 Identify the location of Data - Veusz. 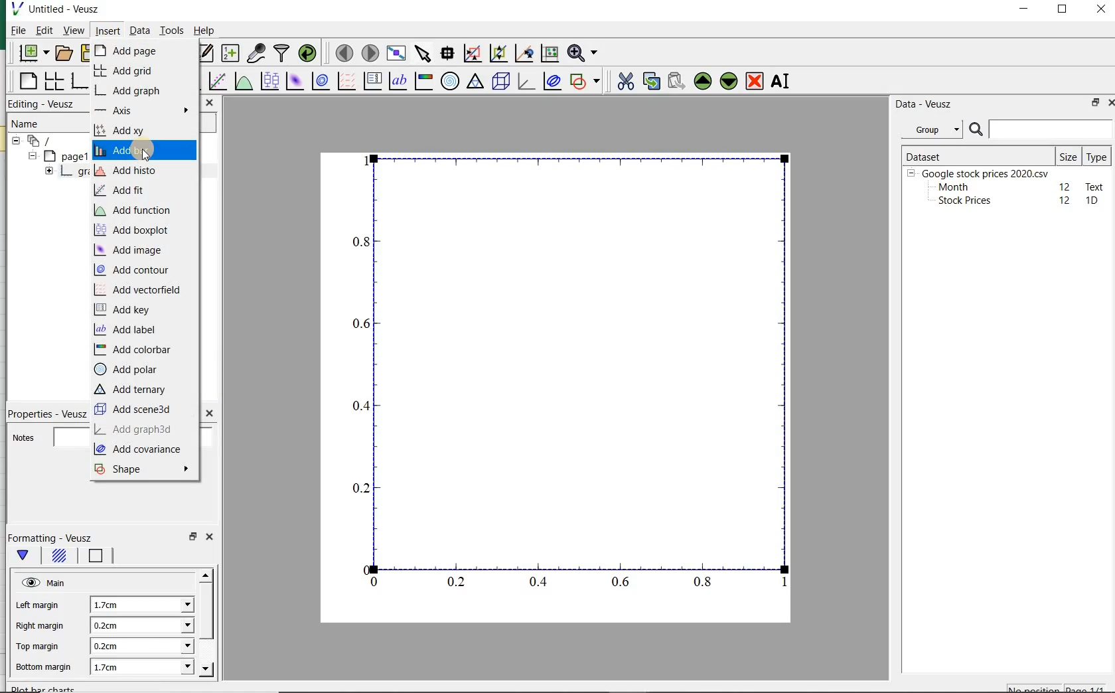
(925, 104).